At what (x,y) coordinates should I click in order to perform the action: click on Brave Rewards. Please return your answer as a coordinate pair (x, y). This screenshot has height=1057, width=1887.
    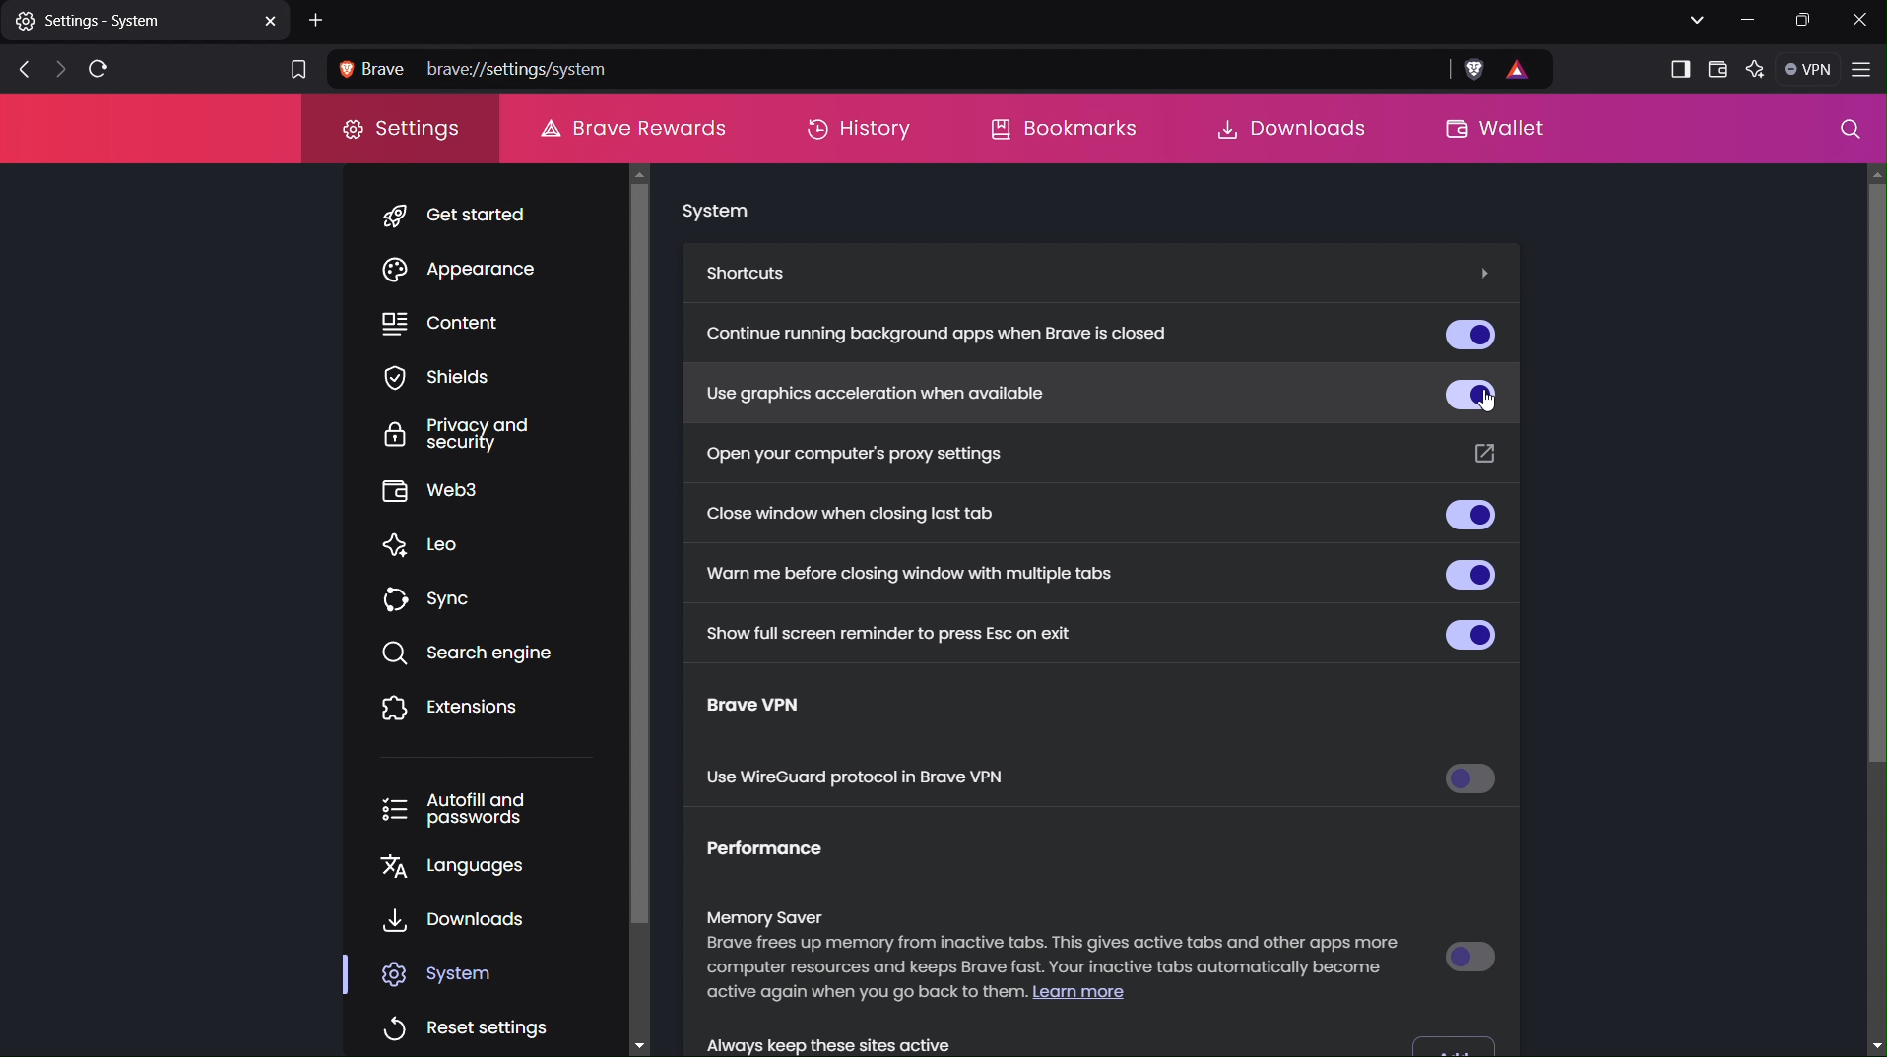
    Looking at the image, I should click on (631, 126).